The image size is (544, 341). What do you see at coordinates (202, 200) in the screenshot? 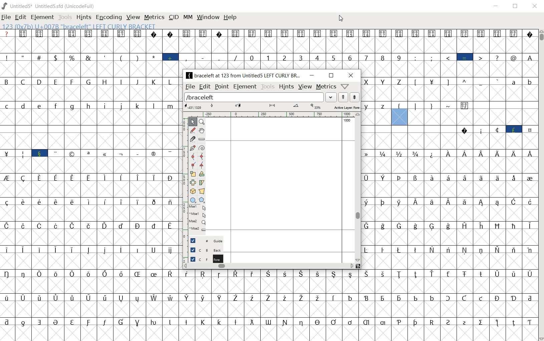
I see `polygon or star` at bounding box center [202, 200].